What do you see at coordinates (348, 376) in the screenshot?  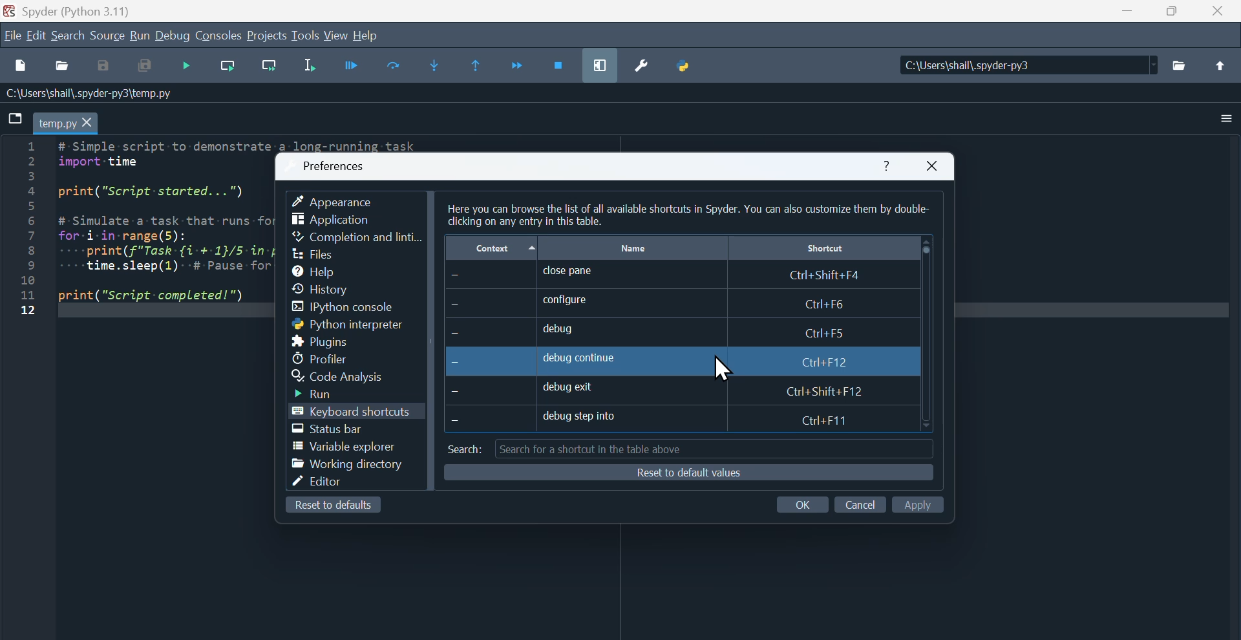 I see `Code analysis` at bounding box center [348, 376].